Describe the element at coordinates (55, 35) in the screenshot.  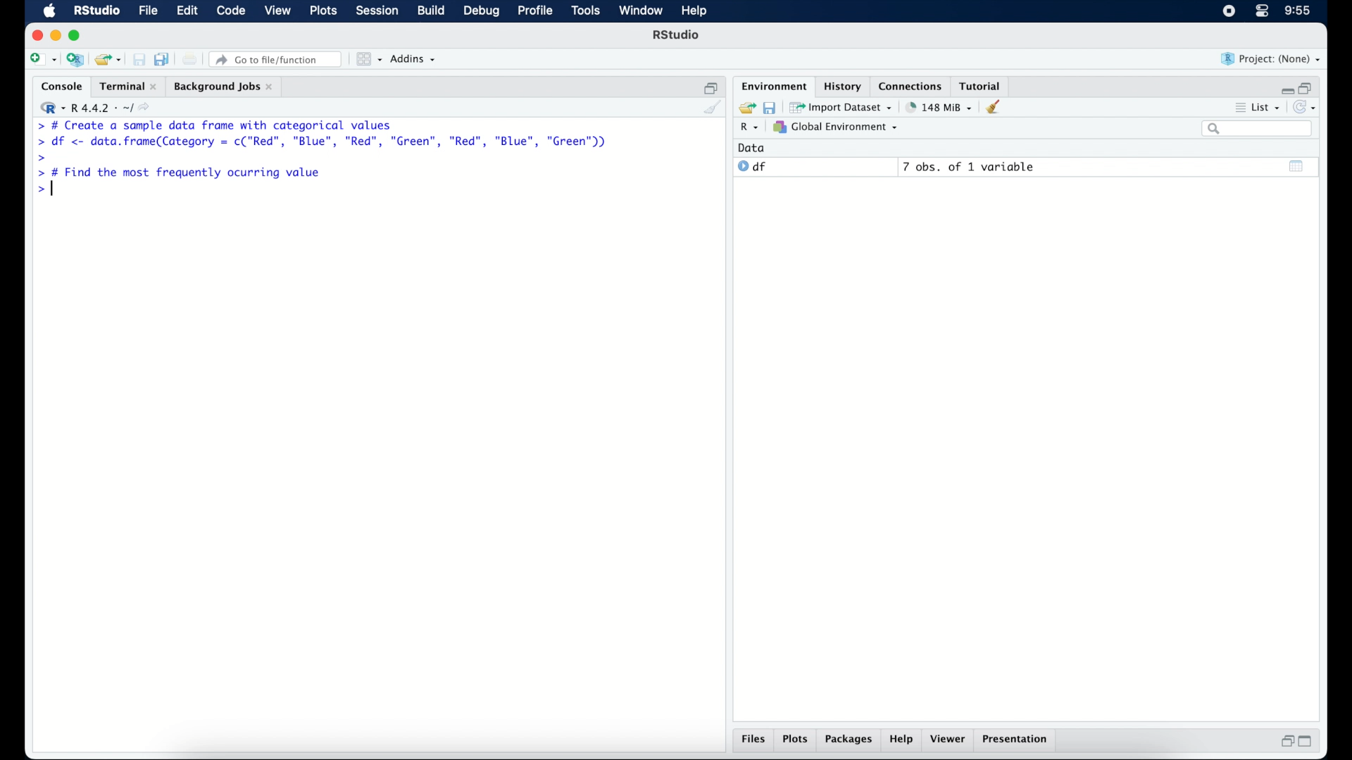
I see `minimzie` at that location.